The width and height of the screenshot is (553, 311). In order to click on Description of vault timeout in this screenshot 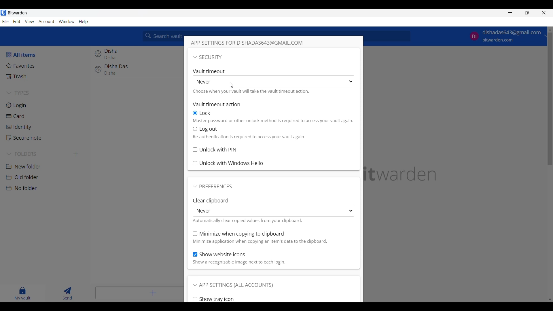, I will do `click(252, 92)`.